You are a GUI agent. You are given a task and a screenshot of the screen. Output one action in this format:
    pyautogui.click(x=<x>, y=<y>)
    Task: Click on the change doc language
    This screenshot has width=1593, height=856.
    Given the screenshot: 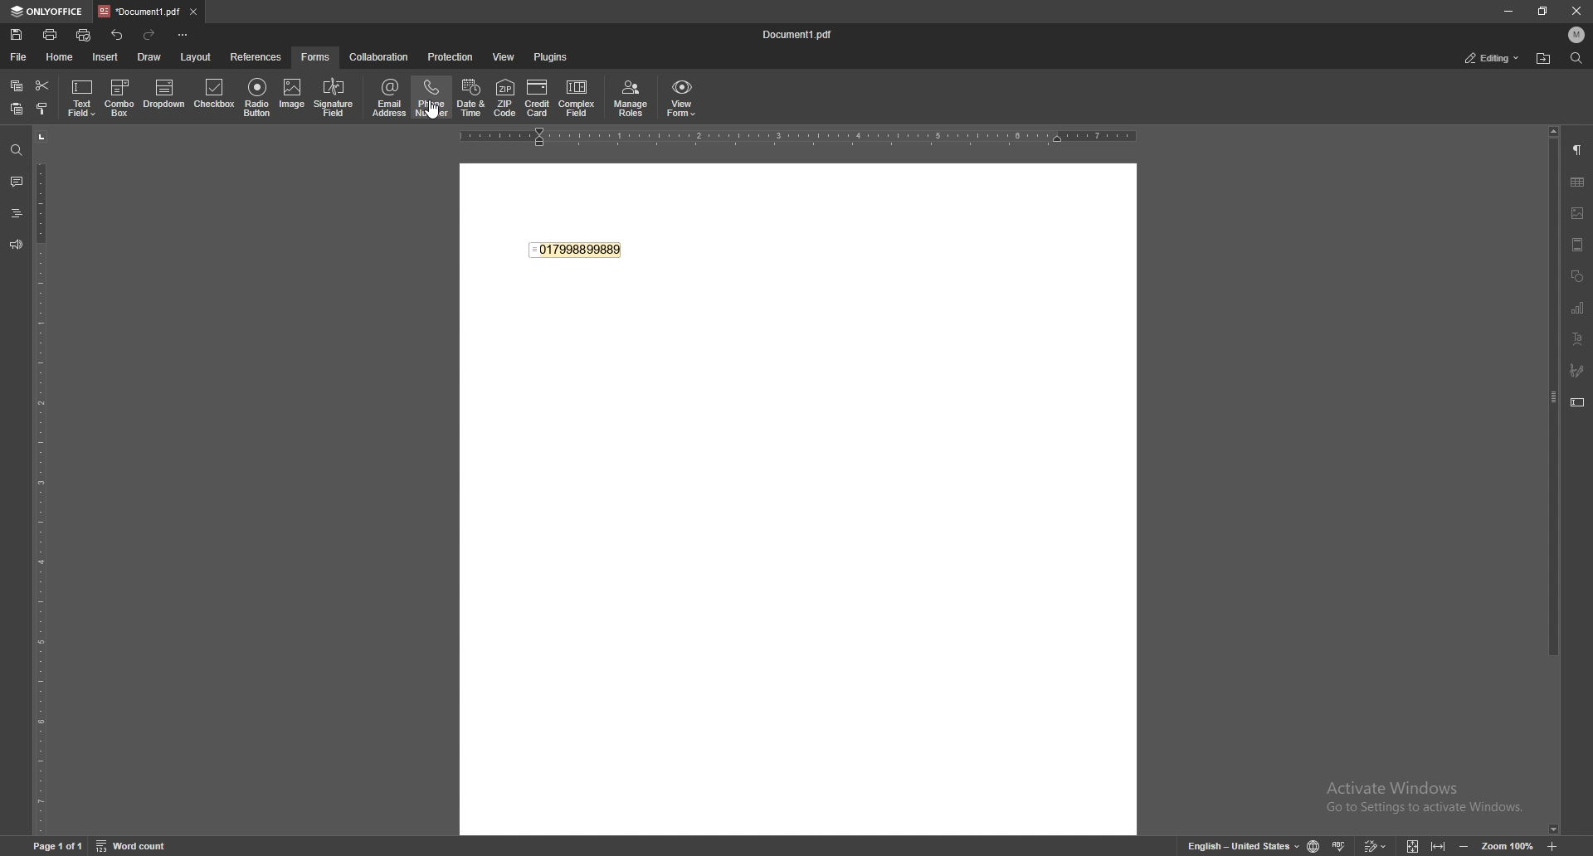 What is the action you would take?
    pyautogui.click(x=1315, y=846)
    